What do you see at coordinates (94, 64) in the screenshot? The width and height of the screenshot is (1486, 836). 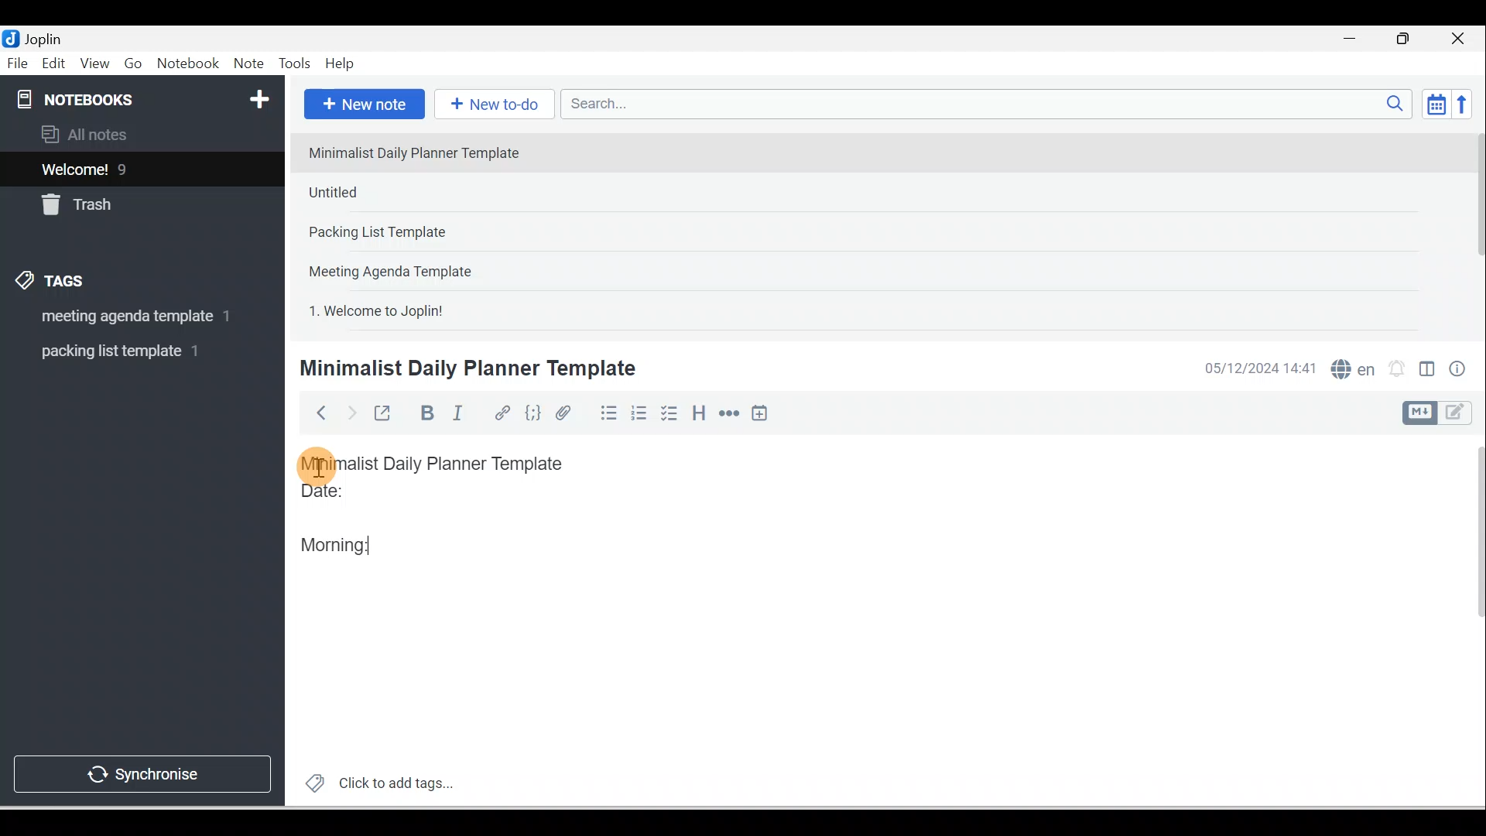 I see `View` at bounding box center [94, 64].